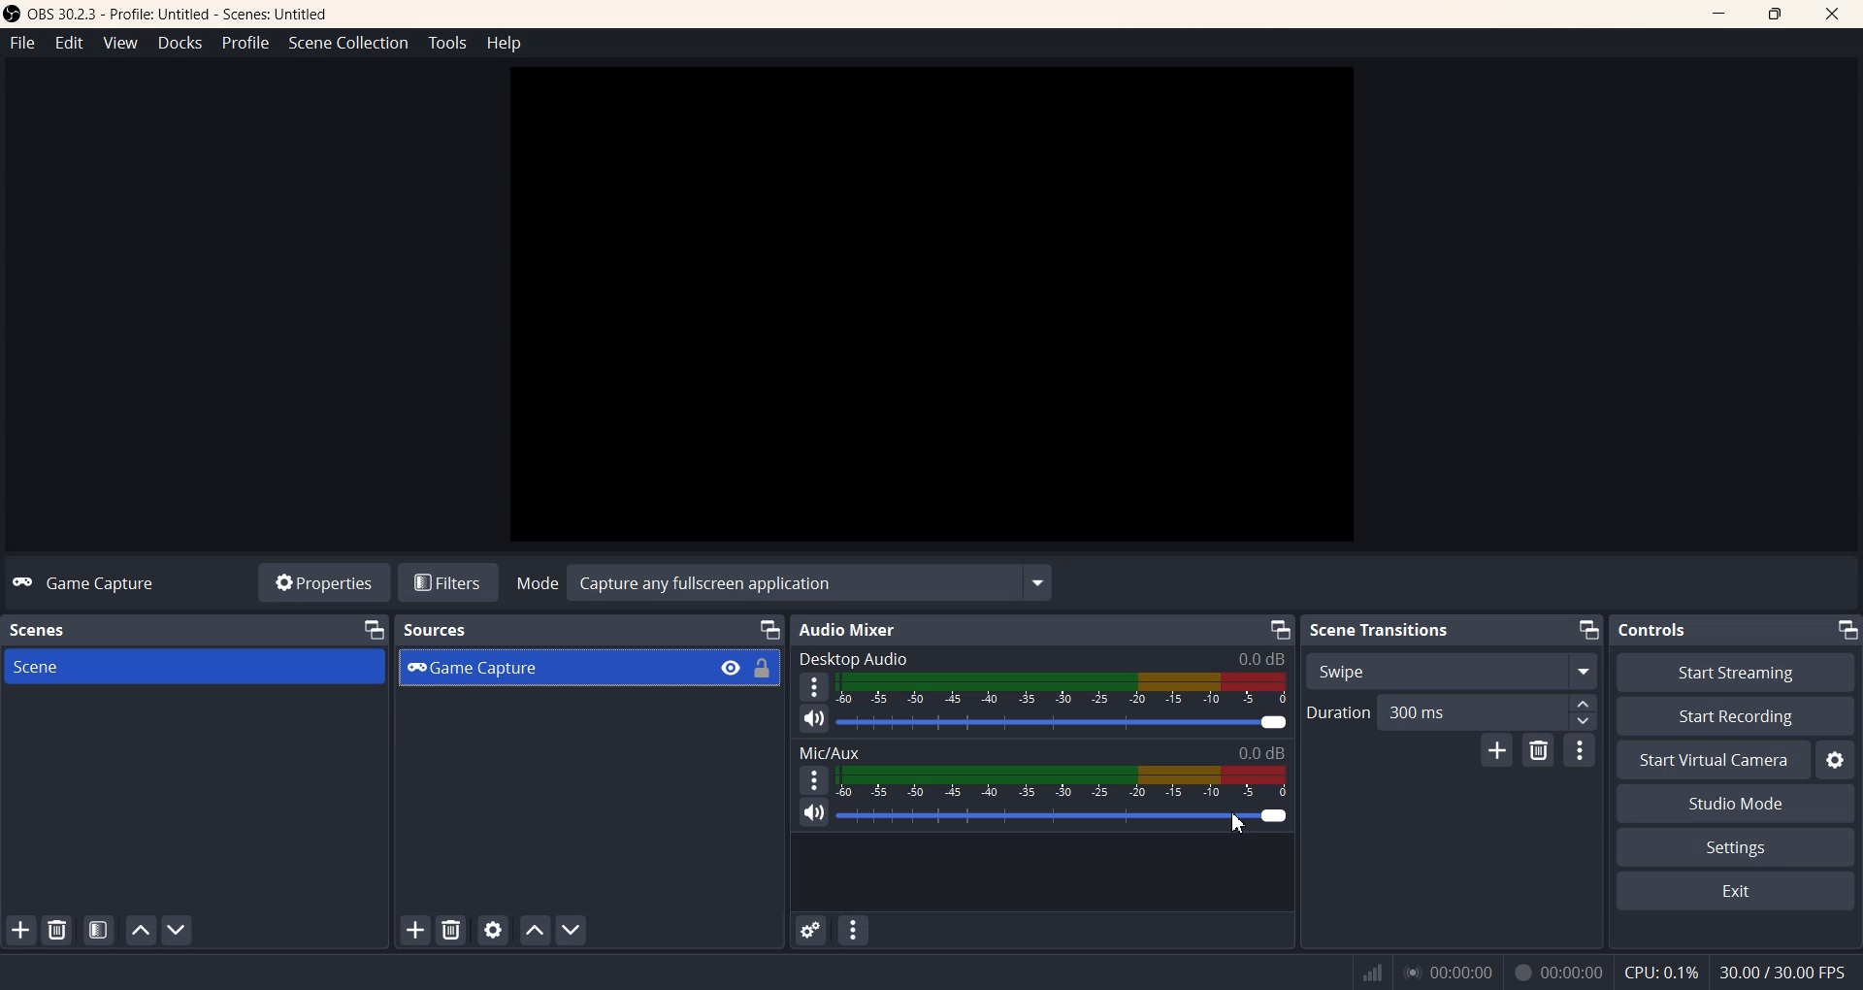 This screenshot has width=1863, height=990. Describe the element at coordinates (245, 44) in the screenshot. I see `Profile` at that location.